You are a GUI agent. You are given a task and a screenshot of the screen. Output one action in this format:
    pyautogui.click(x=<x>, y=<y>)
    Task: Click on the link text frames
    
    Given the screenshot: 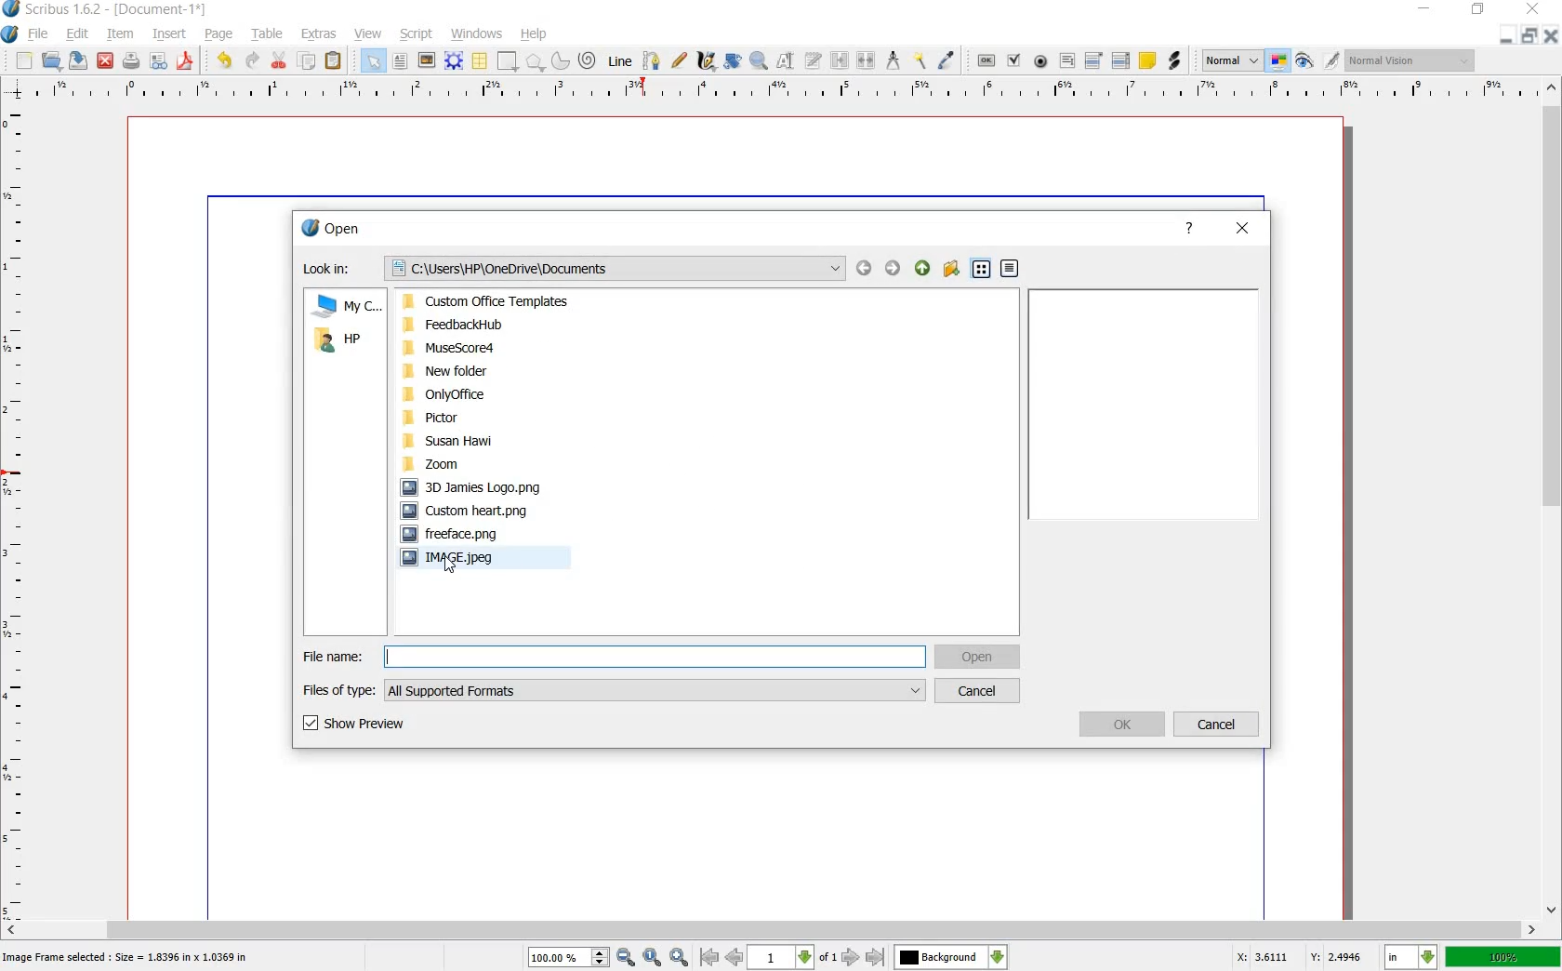 What is the action you would take?
    pyautogui.click(x=839, y=60)
    